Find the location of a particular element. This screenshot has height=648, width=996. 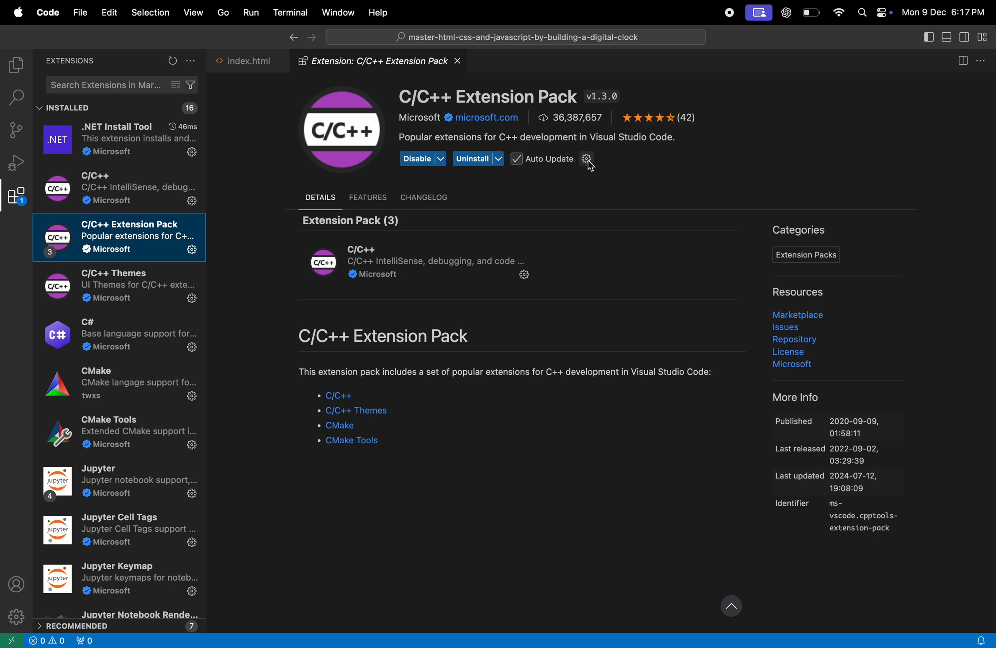

apple widgets is located at coordinates (874, 12).